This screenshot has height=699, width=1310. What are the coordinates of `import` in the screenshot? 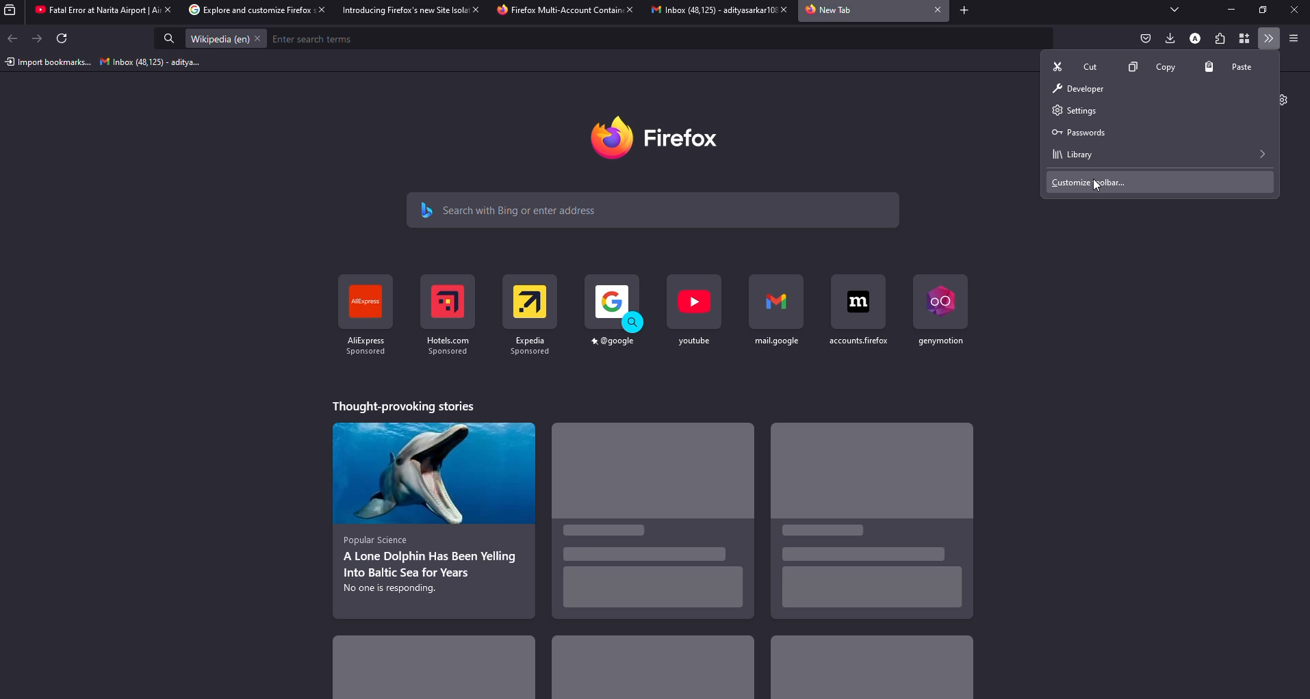 It's located at (48, 62).